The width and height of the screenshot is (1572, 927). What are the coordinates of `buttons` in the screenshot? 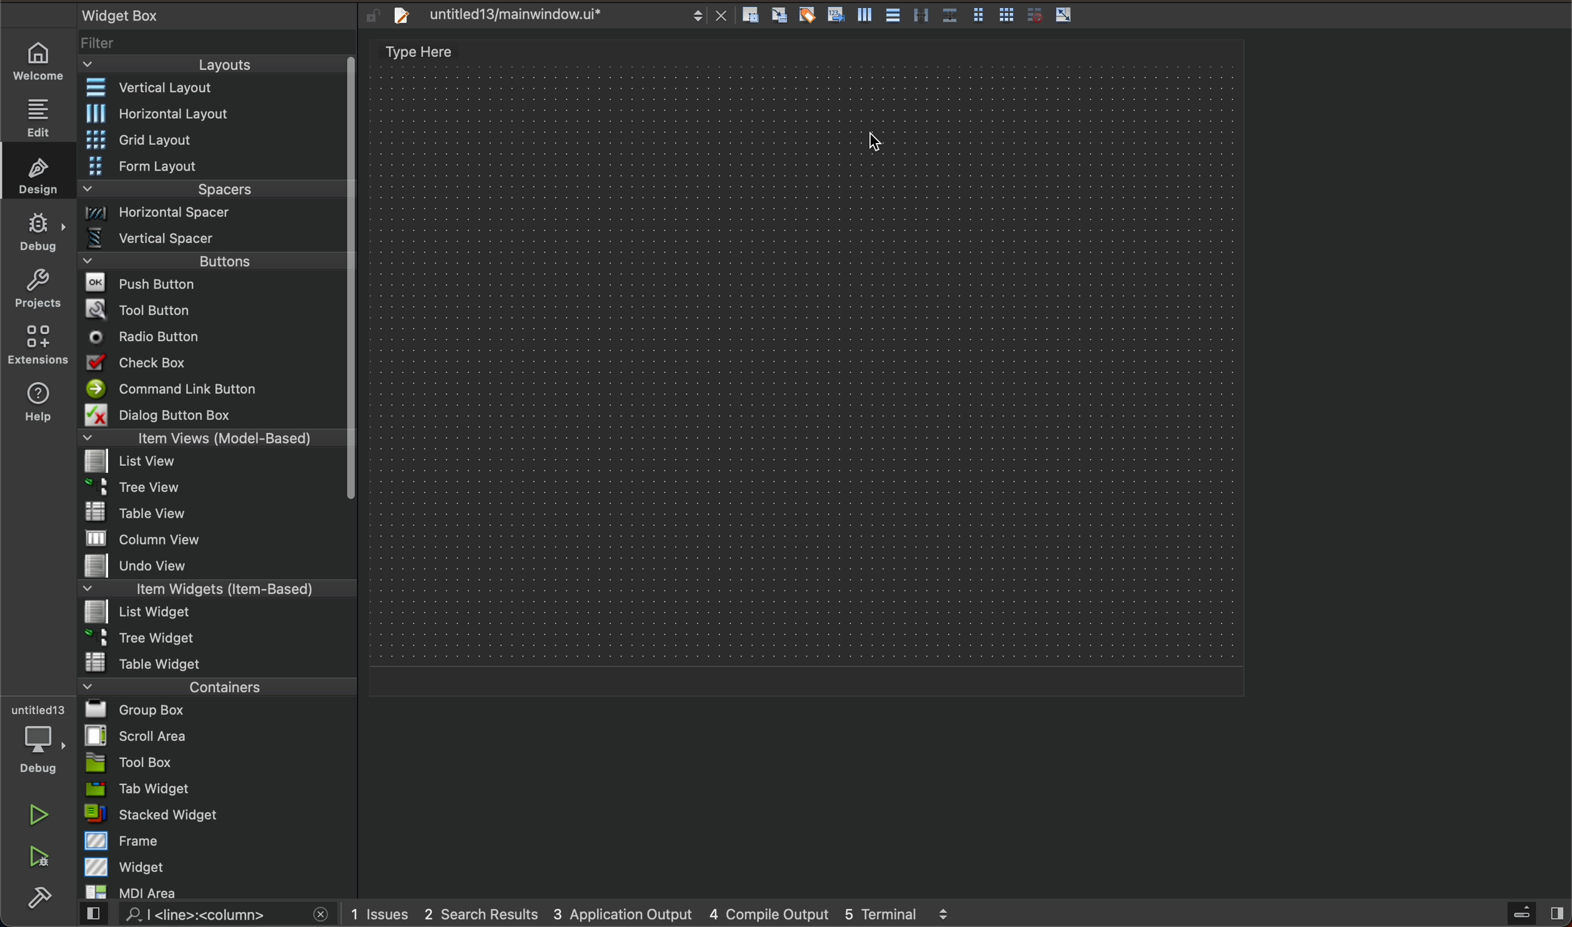 It's located at (220, 260).